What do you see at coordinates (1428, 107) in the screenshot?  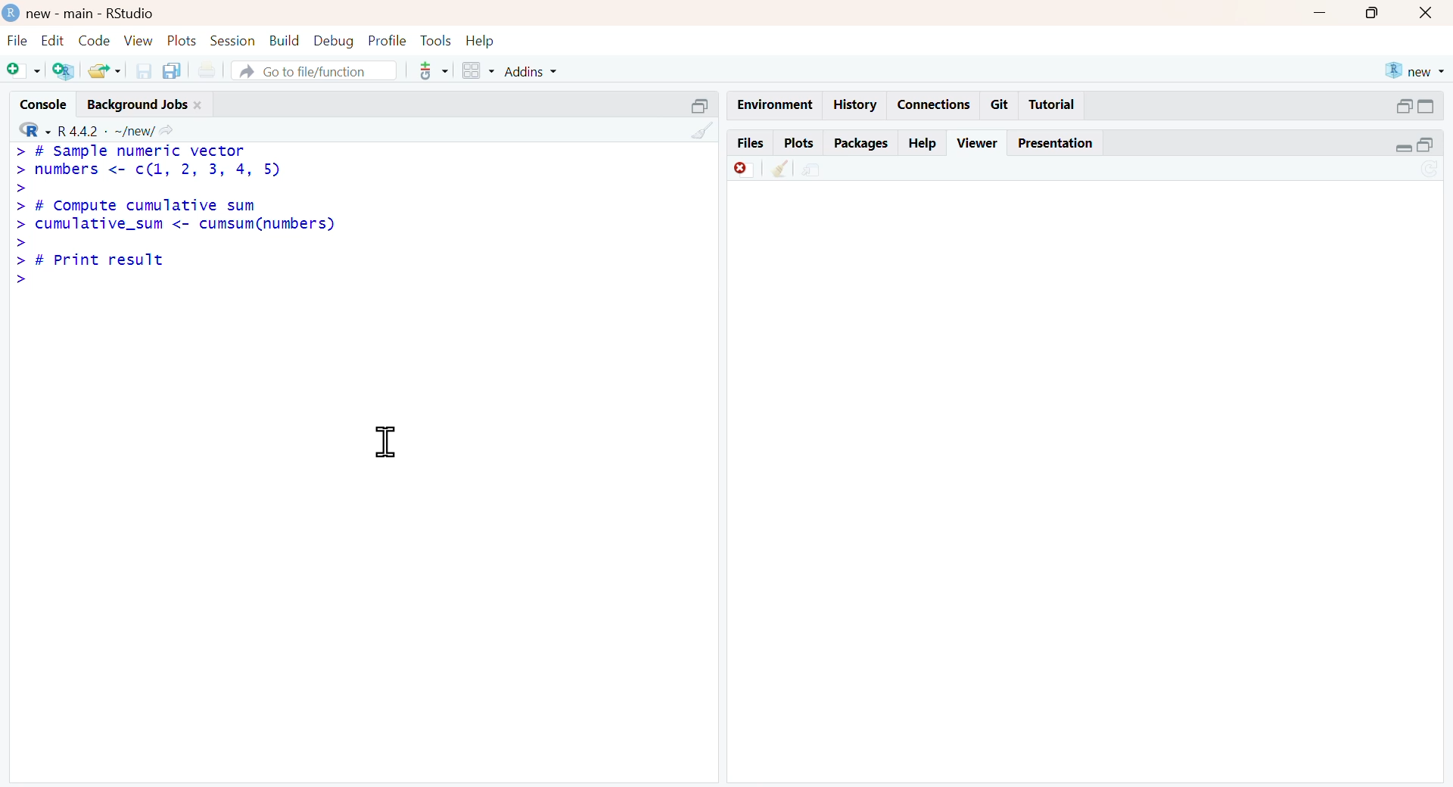 I see `expand/collapse` at bounding box center [1428, 107].